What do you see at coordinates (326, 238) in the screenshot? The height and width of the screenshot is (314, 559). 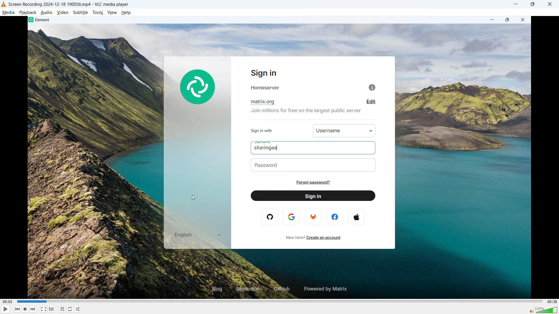 I see `Create an account` at bounding box center [326, 238].